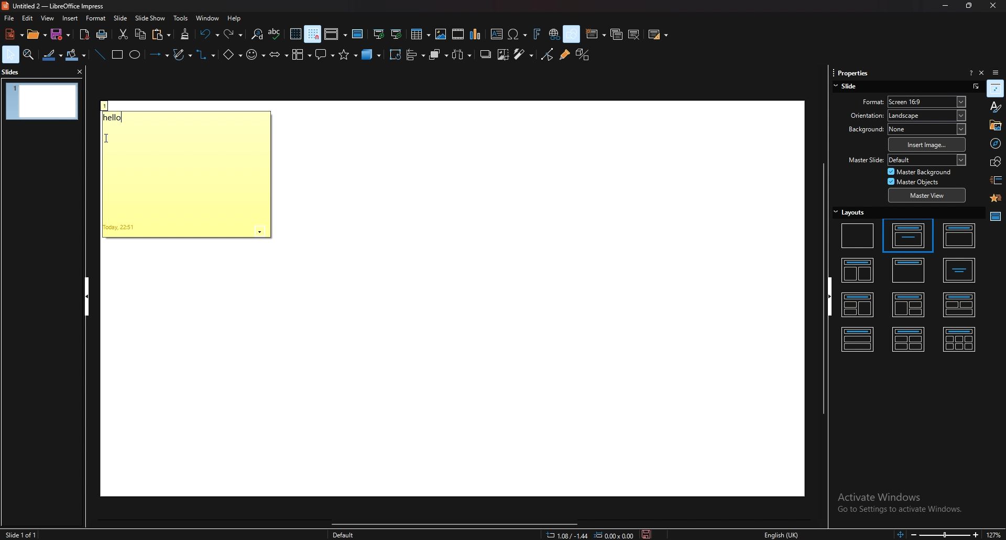  Describe the element at coordinates (477, 35) in the screenshot. I see `insert chart` at that location.